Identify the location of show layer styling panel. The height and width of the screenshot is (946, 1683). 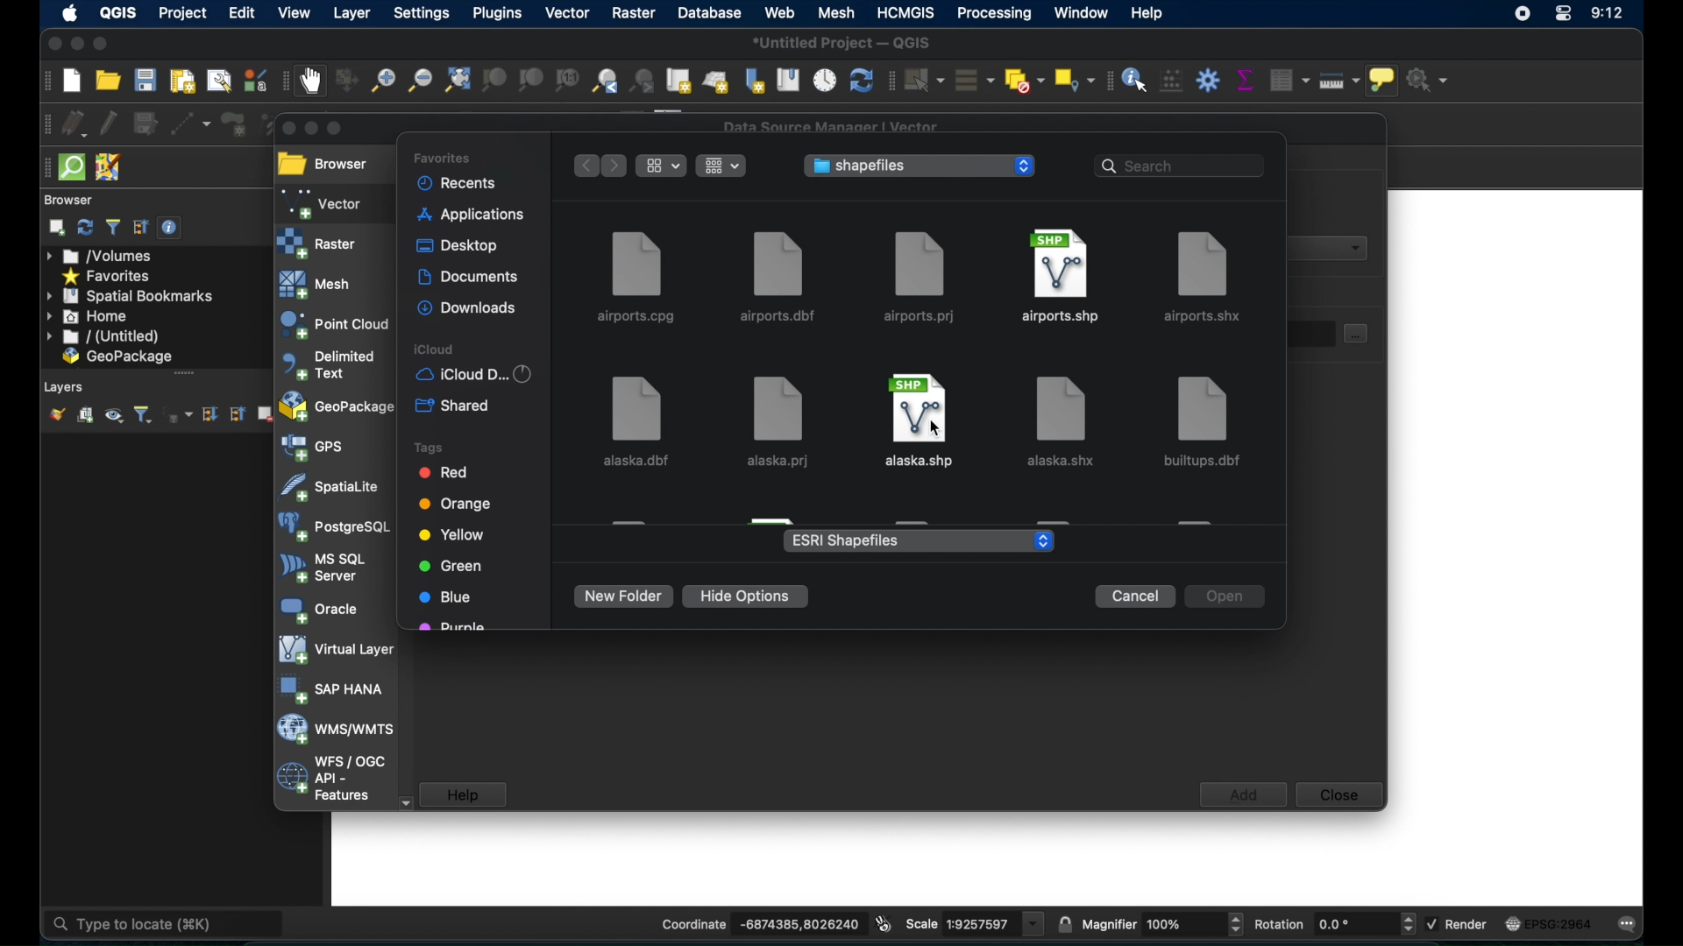
(56, 415).